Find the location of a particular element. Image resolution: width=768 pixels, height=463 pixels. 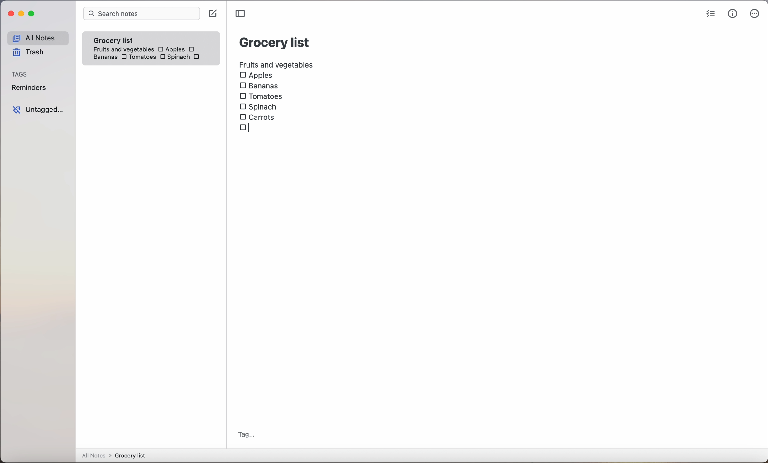

tag is located at coordinates (247, 434).